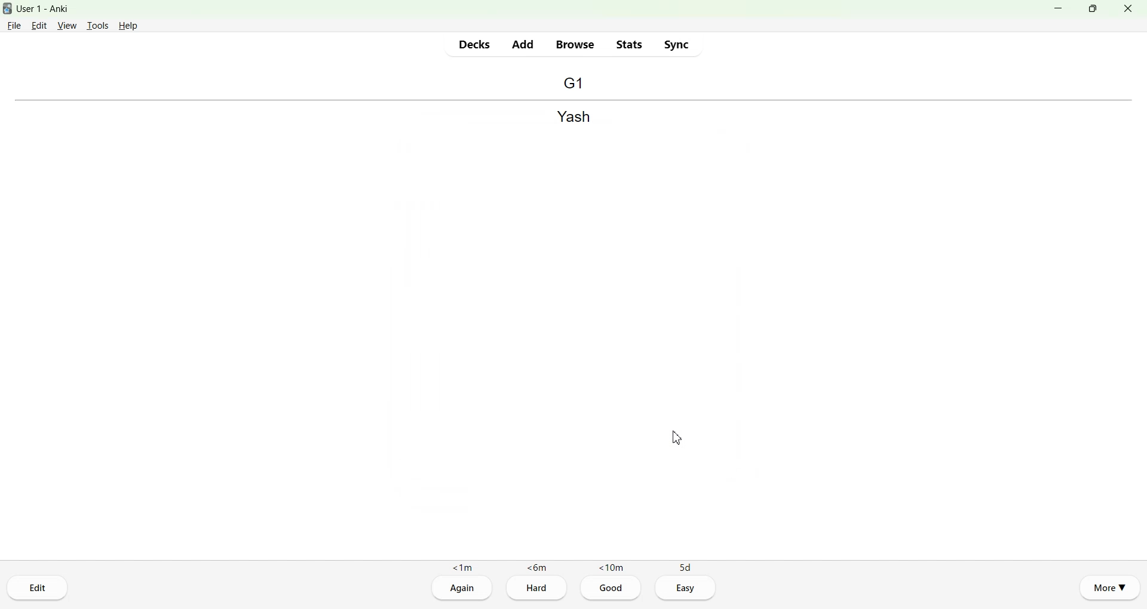 The height and width of the screenshot is (609, 1147). I want to click on Sync, so click(676, 44).